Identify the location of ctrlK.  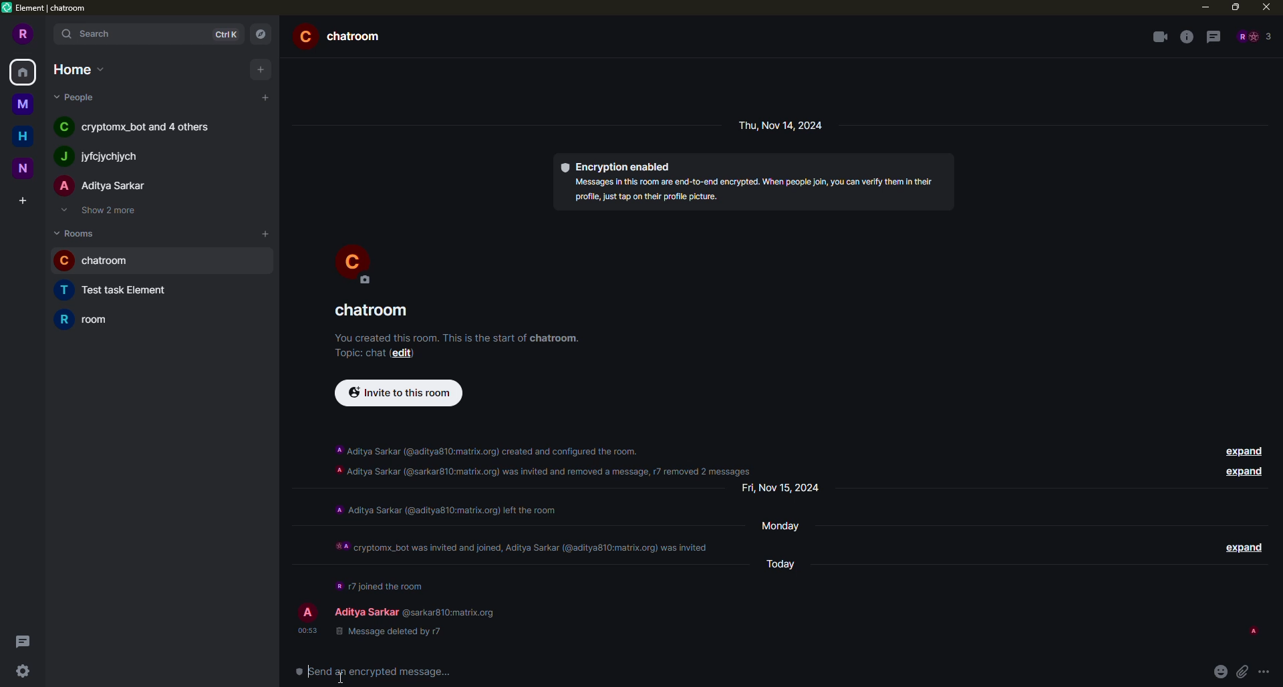
(223, 34).